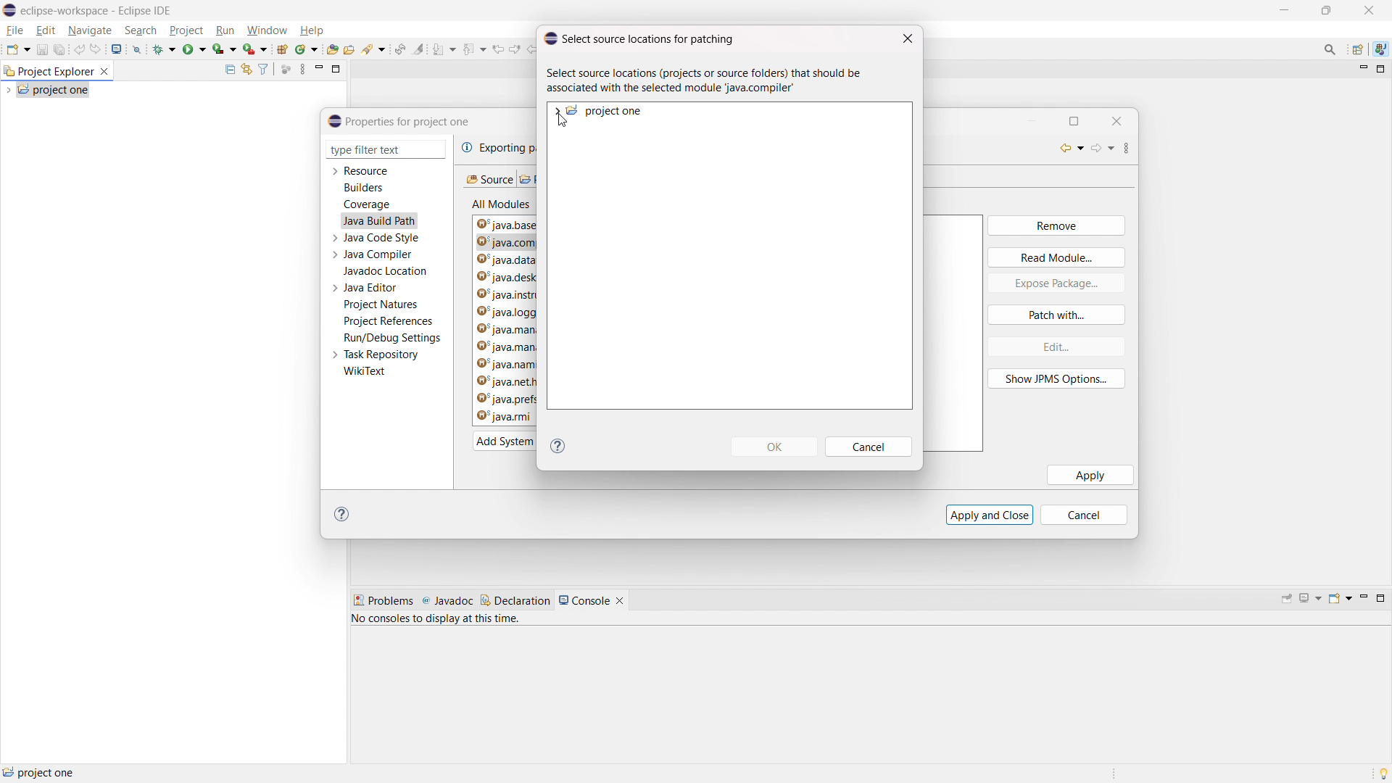 The height and width of the screenshot is (783, 1392). What do you see at coordinates (186, 30) in the screenshot?
I see `project` at bounding box center [186, 30].